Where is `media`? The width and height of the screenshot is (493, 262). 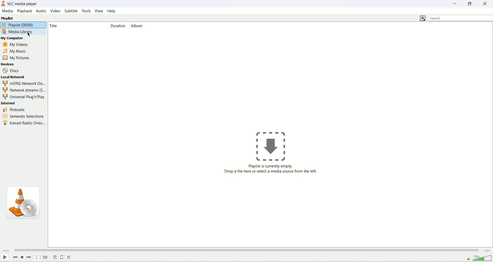
media is located at coordinates (7, 11).